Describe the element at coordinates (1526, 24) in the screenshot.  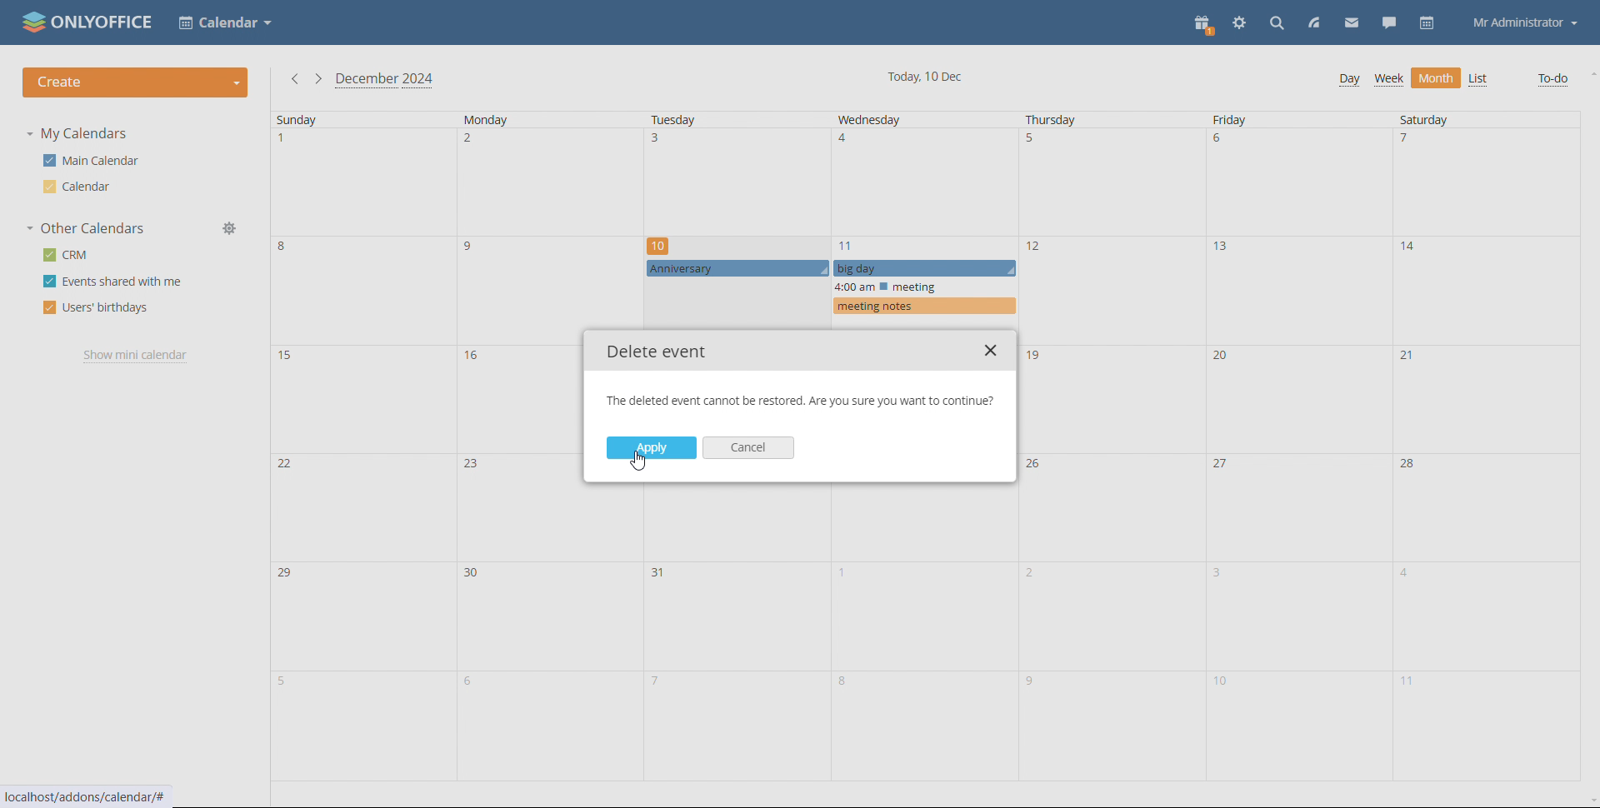
I see `profile` at that location.